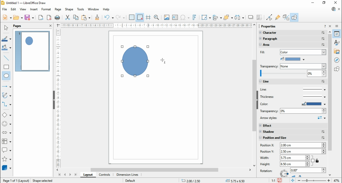 The image size is (342, 183). What do you see at coordinates (175, 17) in the screenshot?
I see `insert text box` at bounding box center [175, 17].